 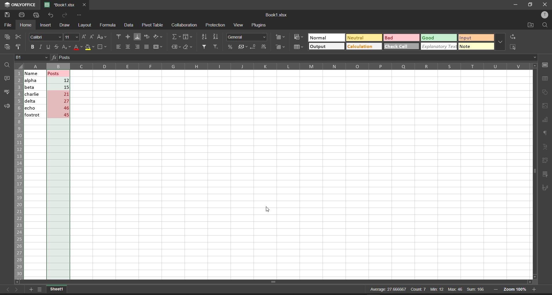 What do you see at coordinates (59, 5) in the screenshot?
I see `'Book1.xlsx` at bounding box center [59, 5].